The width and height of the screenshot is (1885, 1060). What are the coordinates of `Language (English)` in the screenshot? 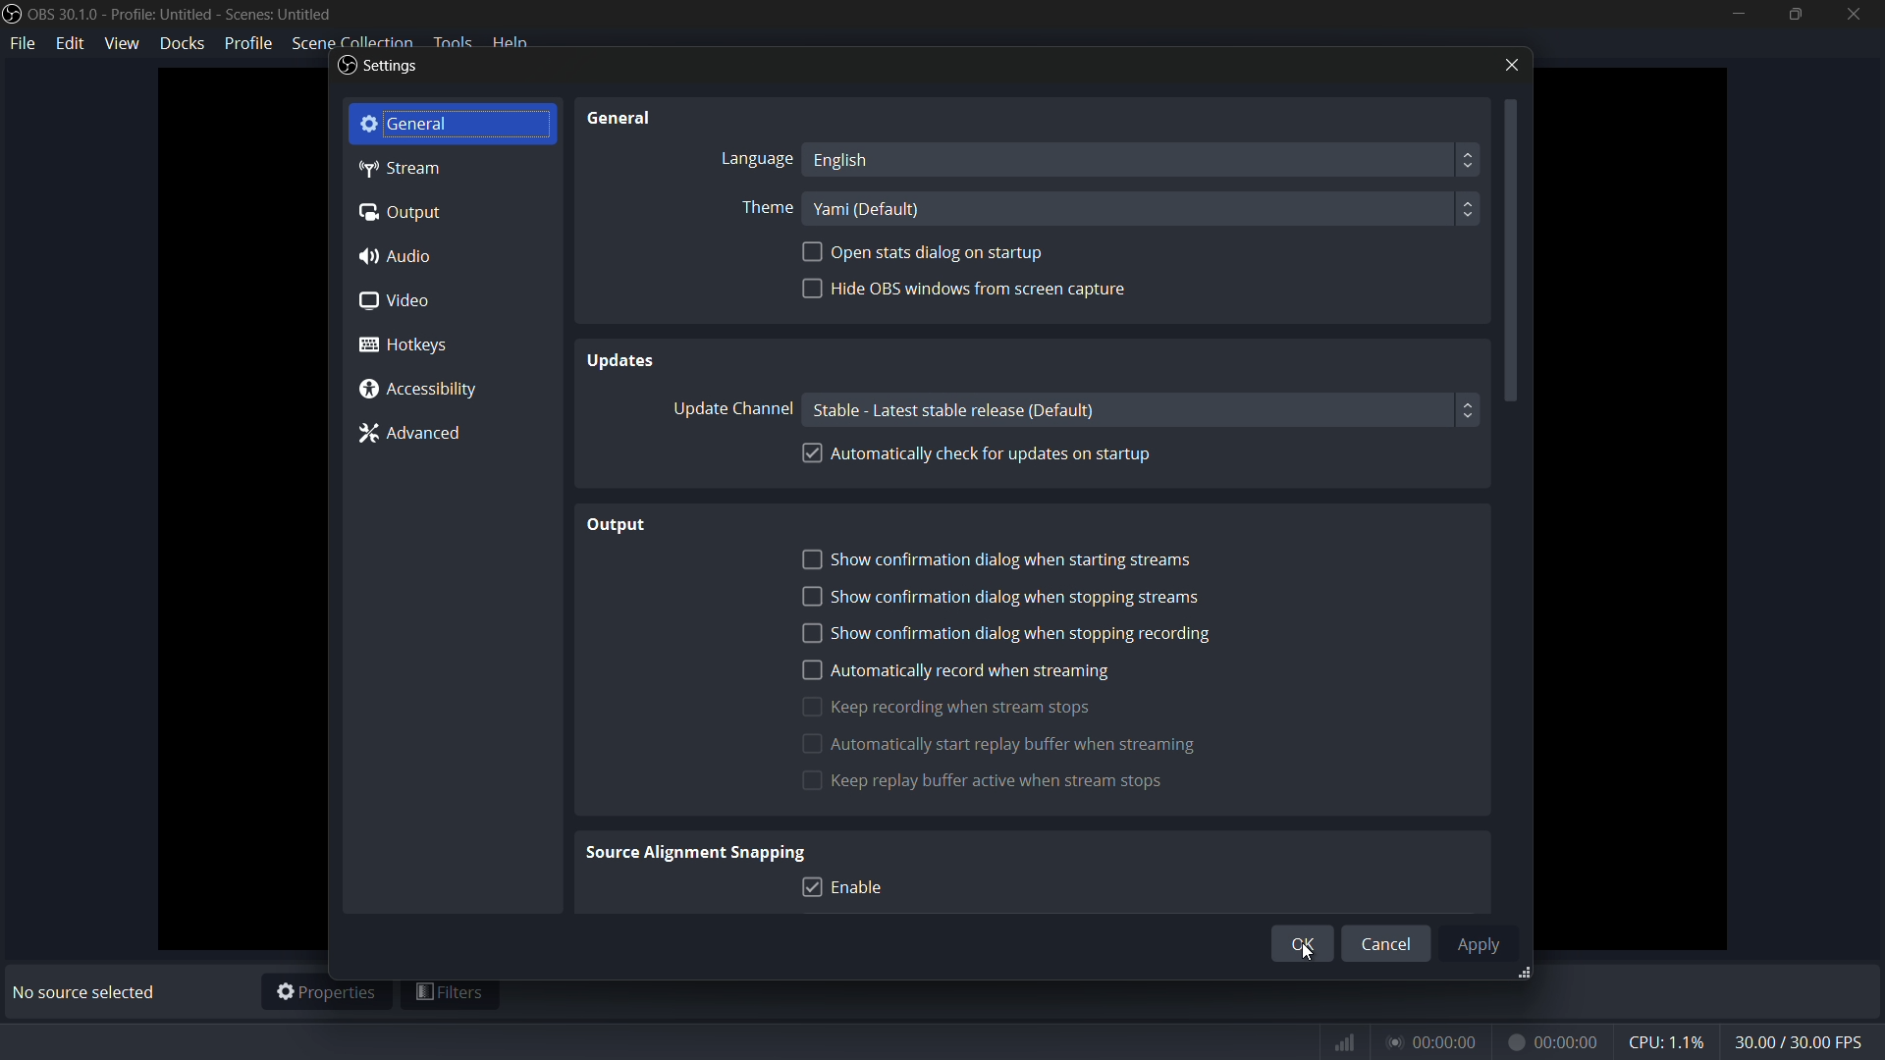 It's located at (1103, 159).